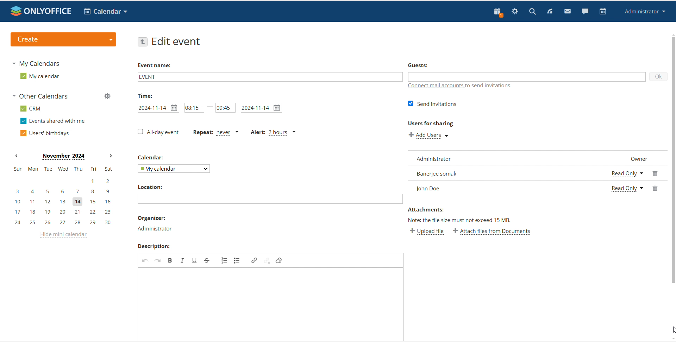  I want to click on list of users, so click(506, 173).